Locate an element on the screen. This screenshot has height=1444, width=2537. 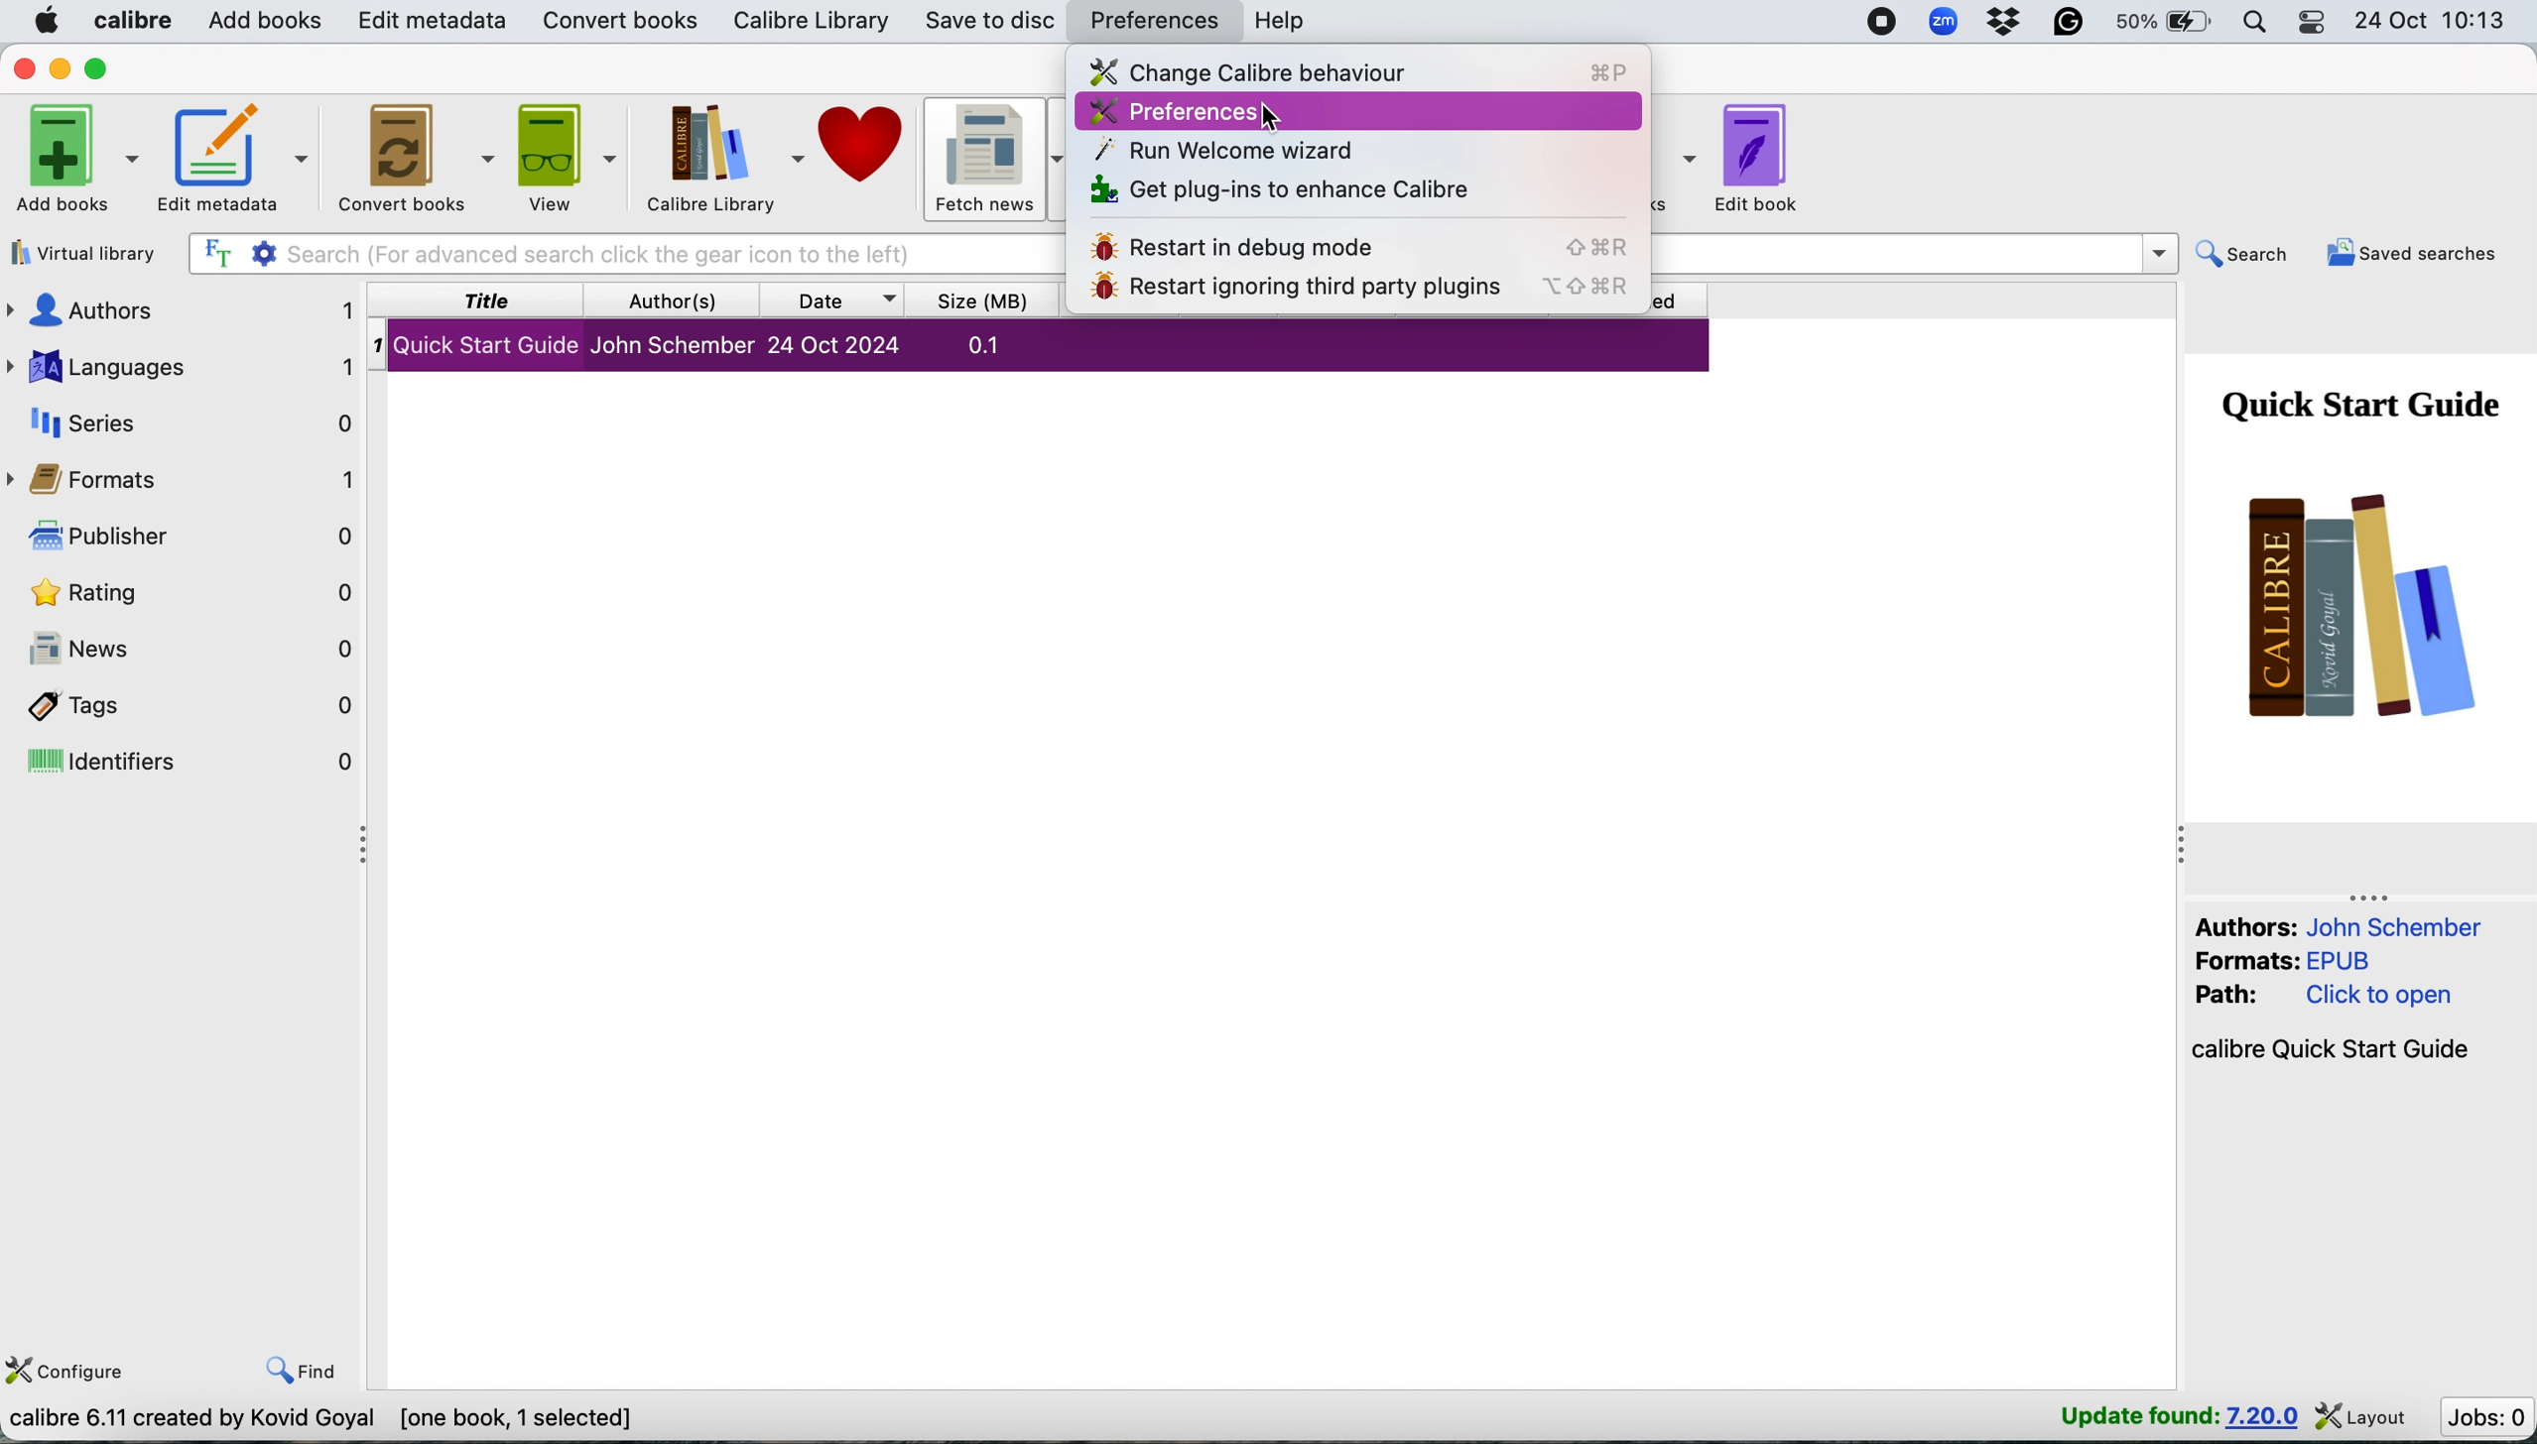
donate is located at coordinates (870, 162).